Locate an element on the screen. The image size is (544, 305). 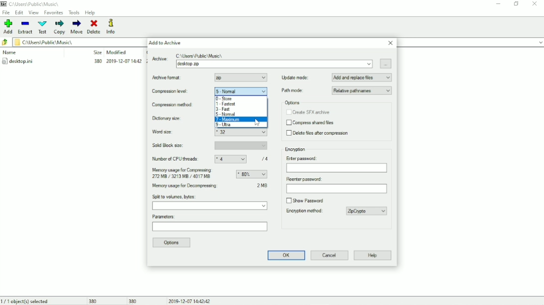
Delete is located at coordinates (94, 27).